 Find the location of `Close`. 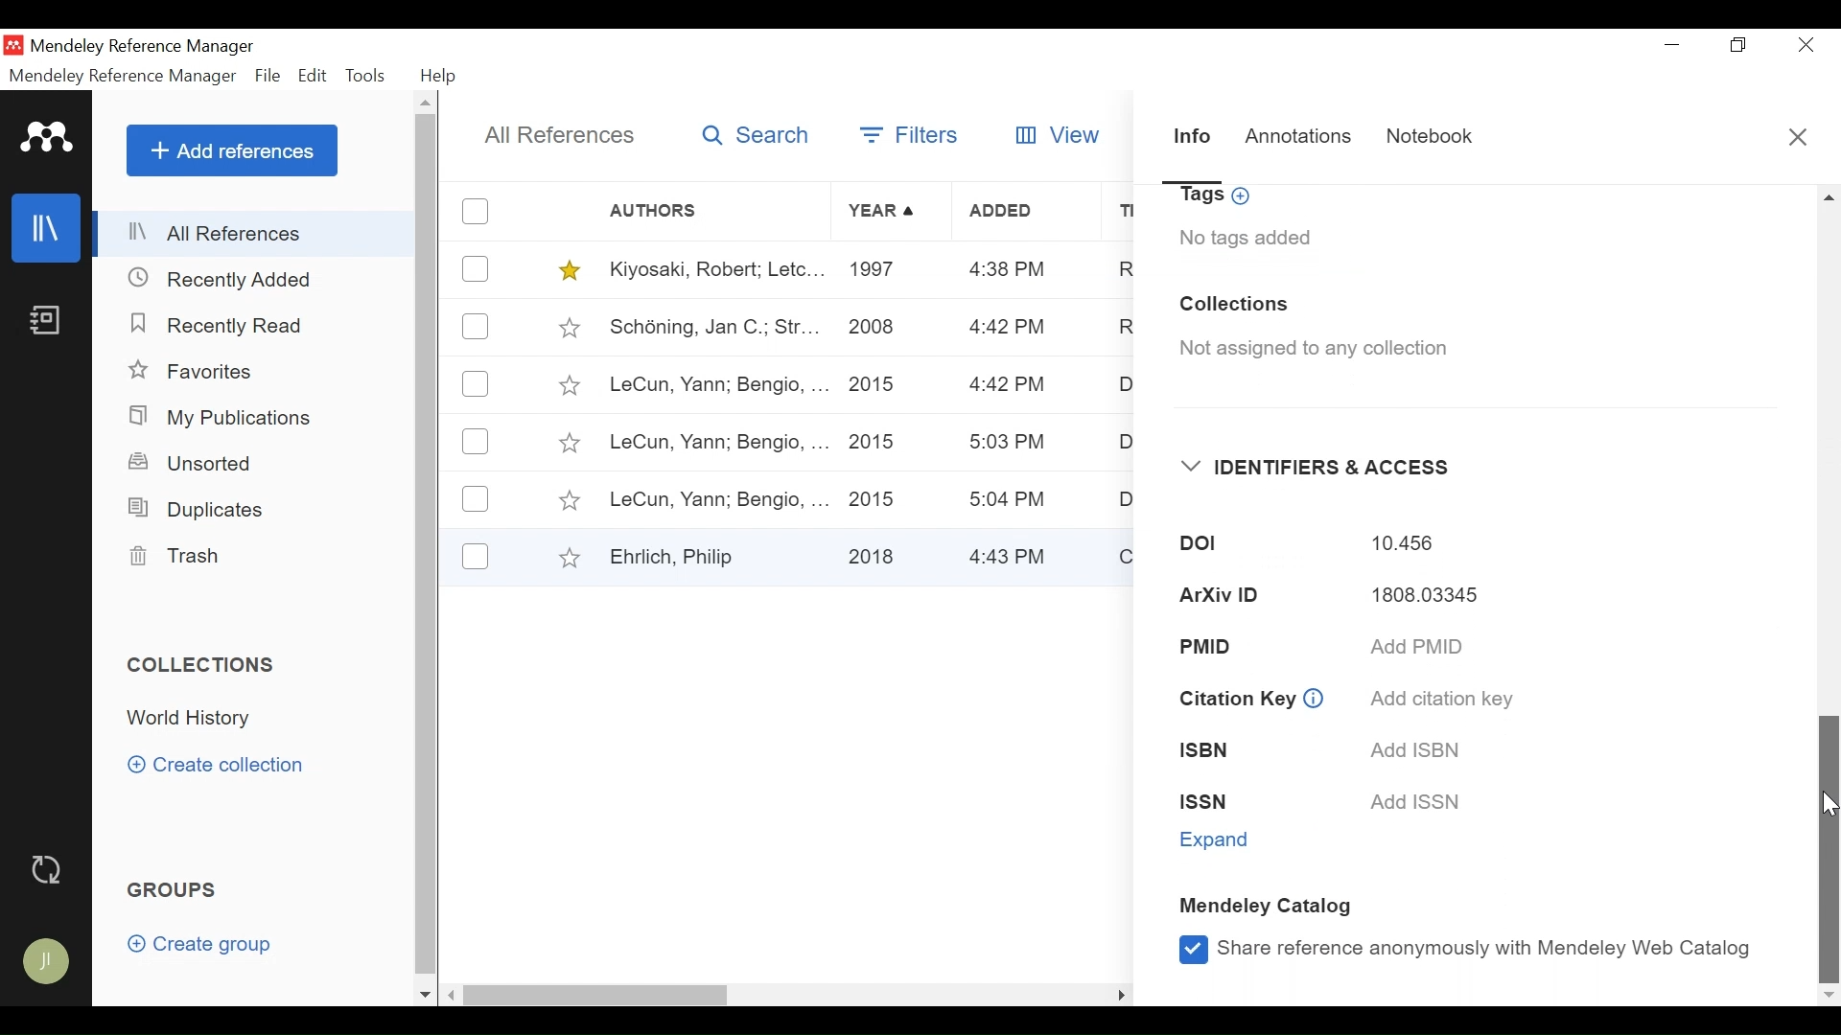

Close is located at coordinates (1802, 45).